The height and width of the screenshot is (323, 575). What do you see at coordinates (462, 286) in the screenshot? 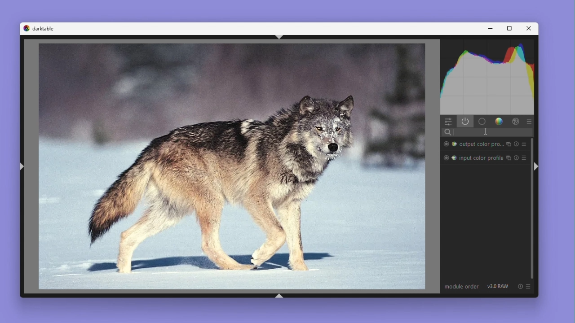
I see `Module order` at bounding box center [462, 286].